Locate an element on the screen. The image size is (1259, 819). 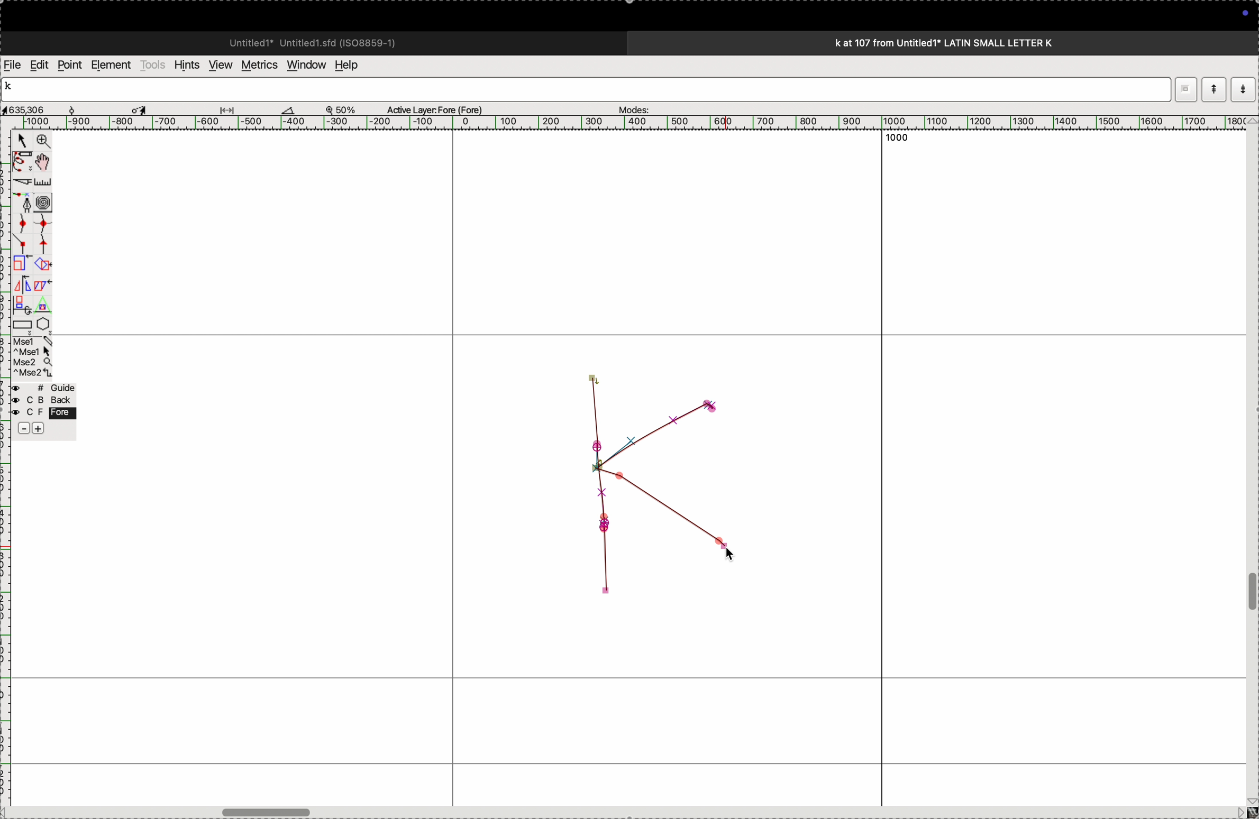
co ordinates is located at coordinates (37, 107).